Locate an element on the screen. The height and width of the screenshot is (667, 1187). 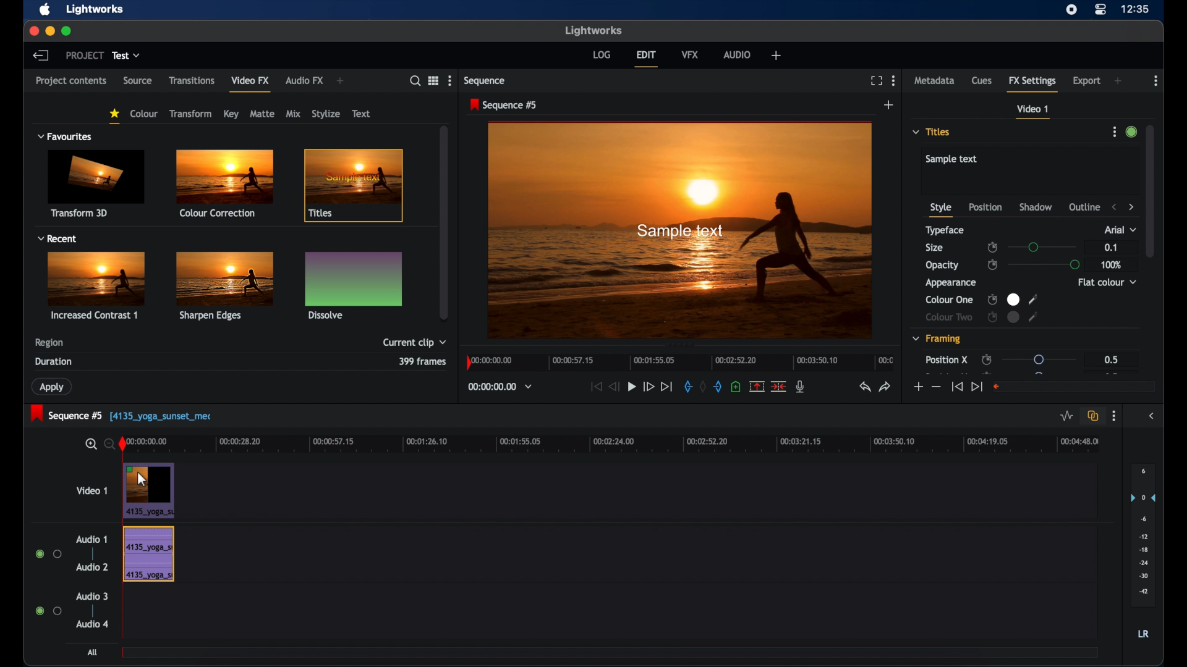
zoom in is located at coordinates (90, 444).